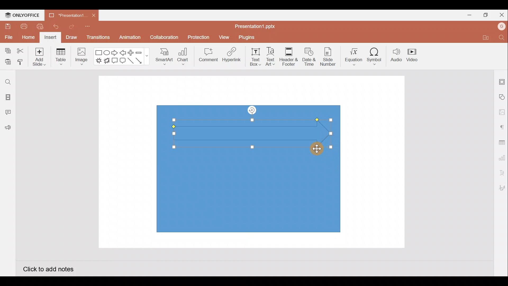  Describe the element at coordinates (48, 269) in the screenshot. I see `Click to add notes` at that location.